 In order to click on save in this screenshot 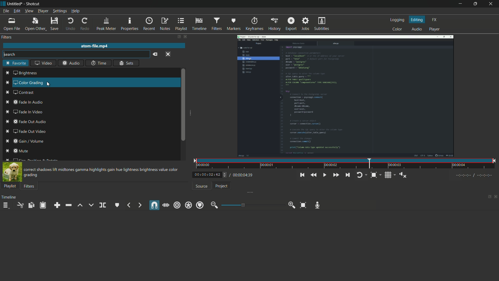, I will do `click(54, 25)`.